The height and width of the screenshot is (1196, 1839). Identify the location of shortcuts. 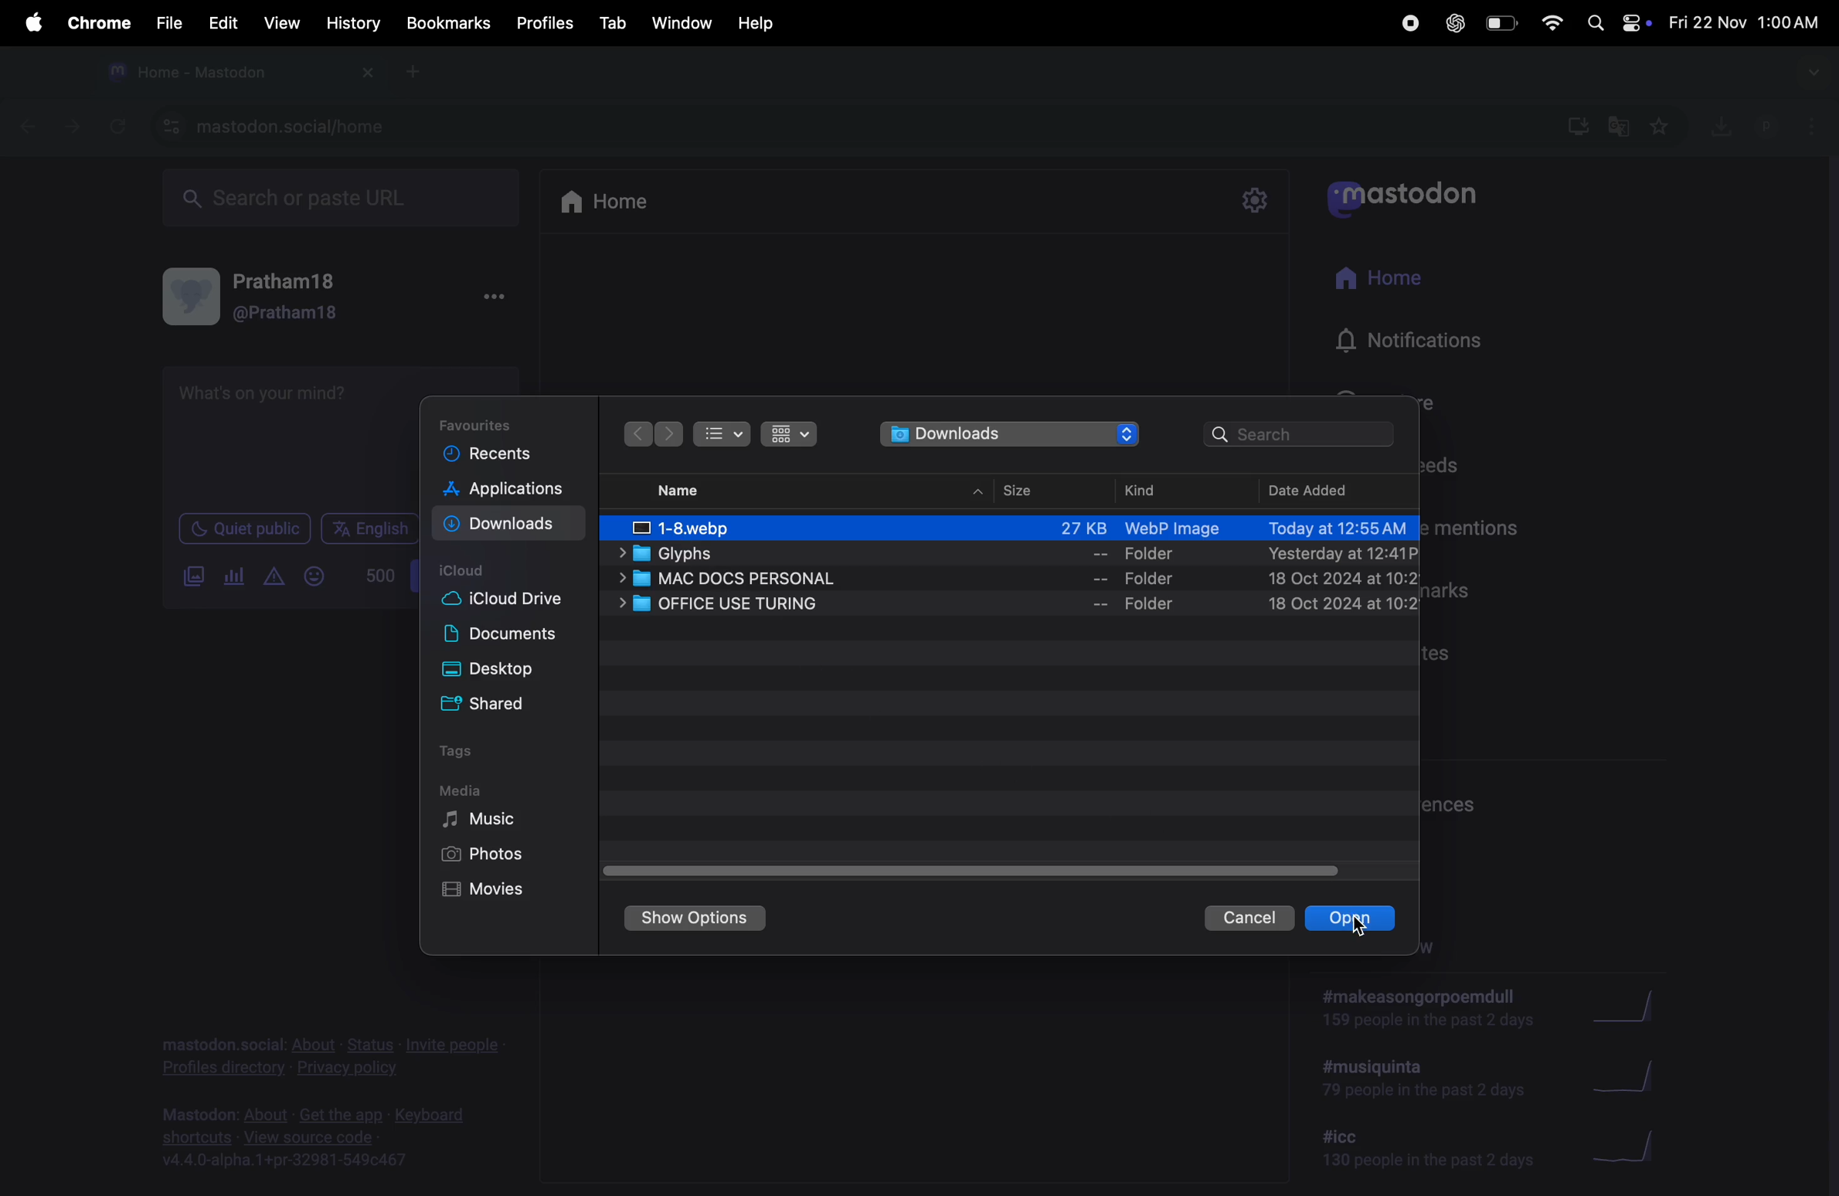
(197, 1137).